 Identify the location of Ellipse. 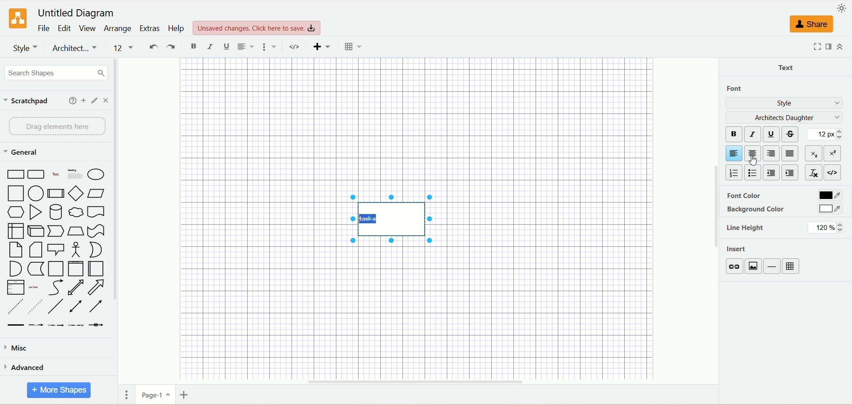
(96, 175).